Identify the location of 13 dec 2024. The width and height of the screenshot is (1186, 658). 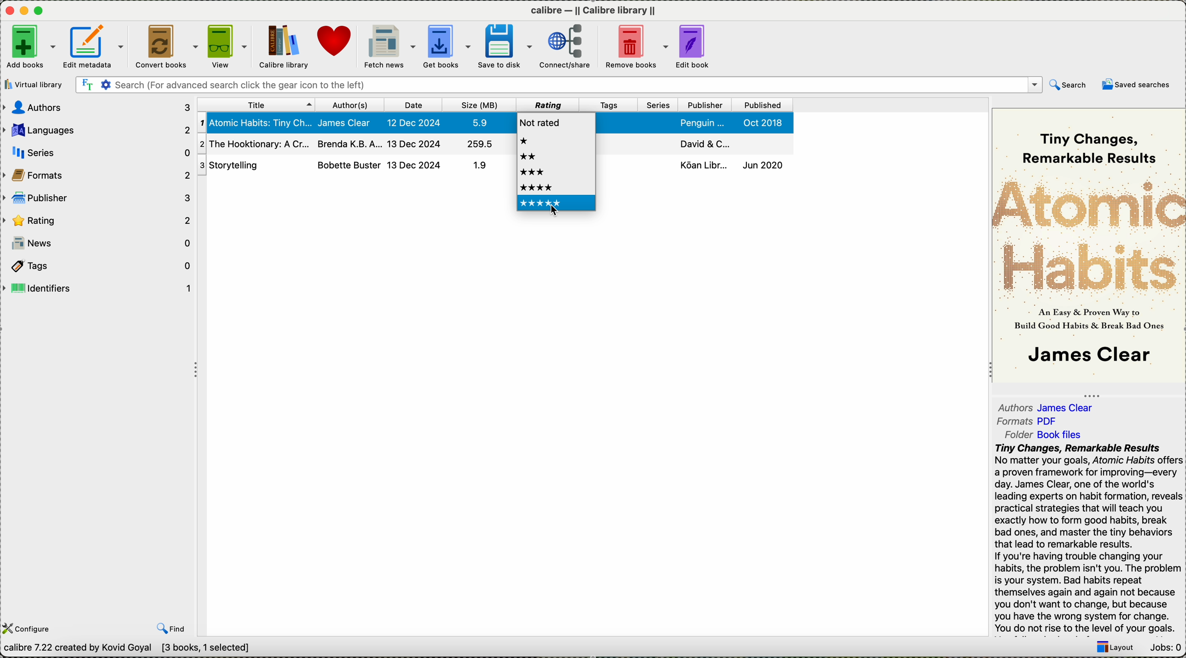
(413, 165).